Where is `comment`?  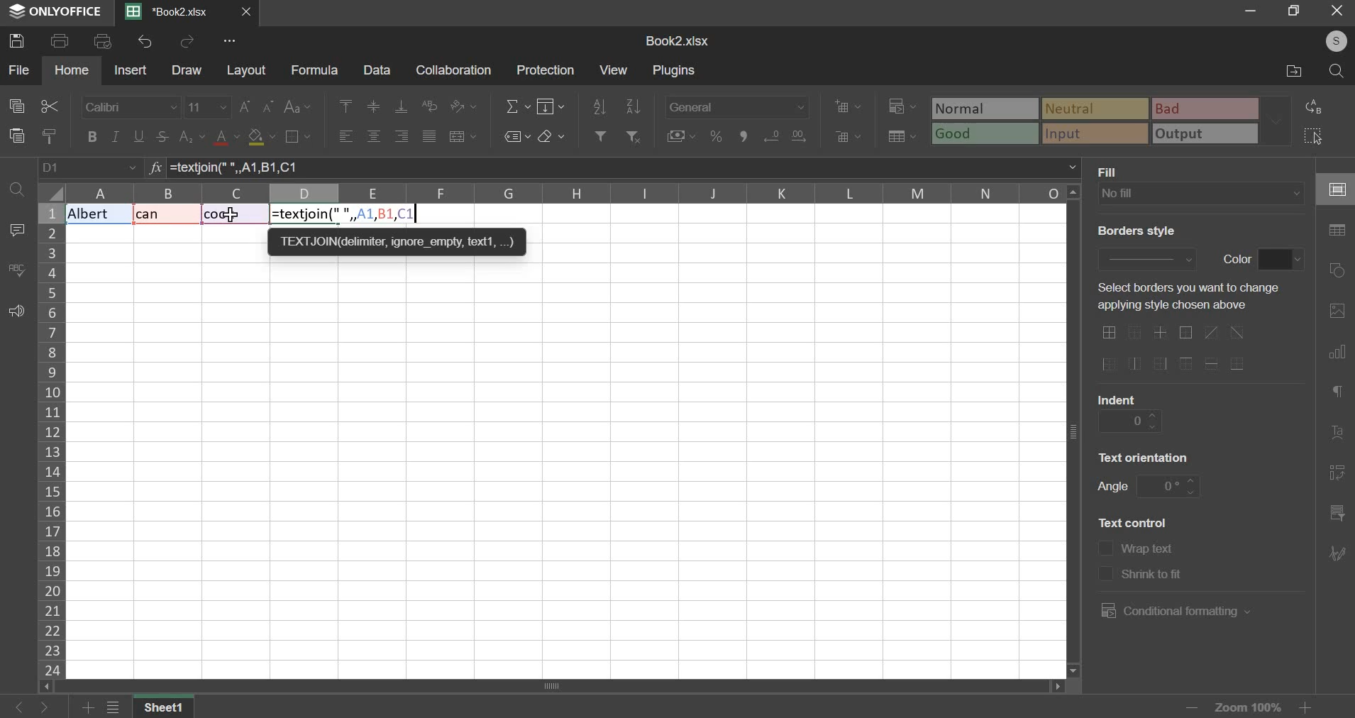 comment is located at coordinates (16, 230).